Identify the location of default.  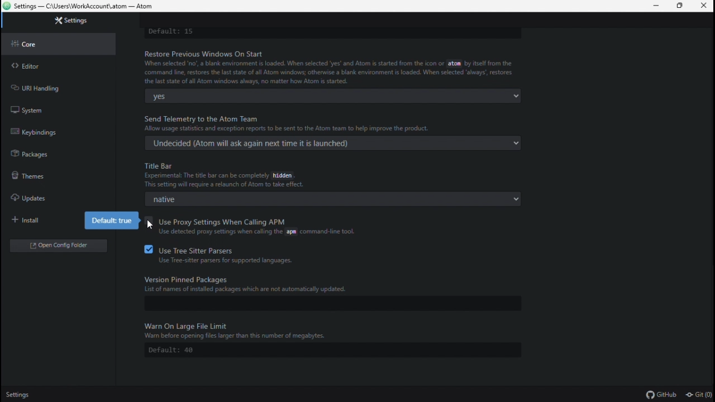
(325, 350).